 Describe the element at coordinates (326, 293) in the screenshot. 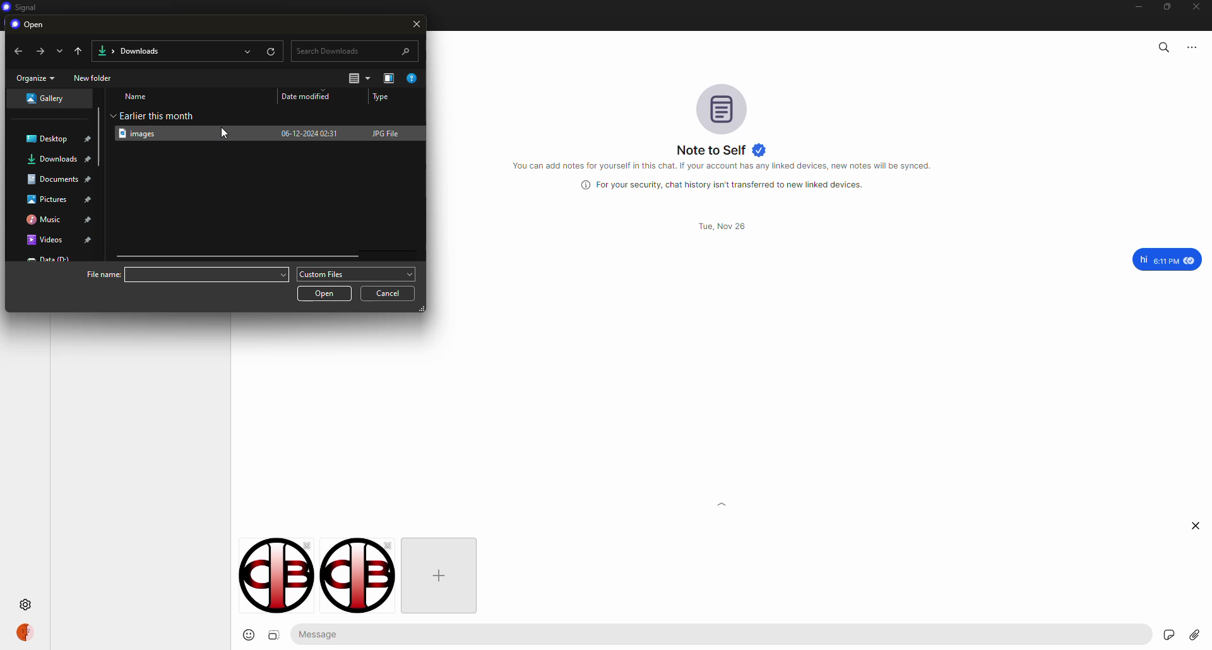

I see `open` at that location.